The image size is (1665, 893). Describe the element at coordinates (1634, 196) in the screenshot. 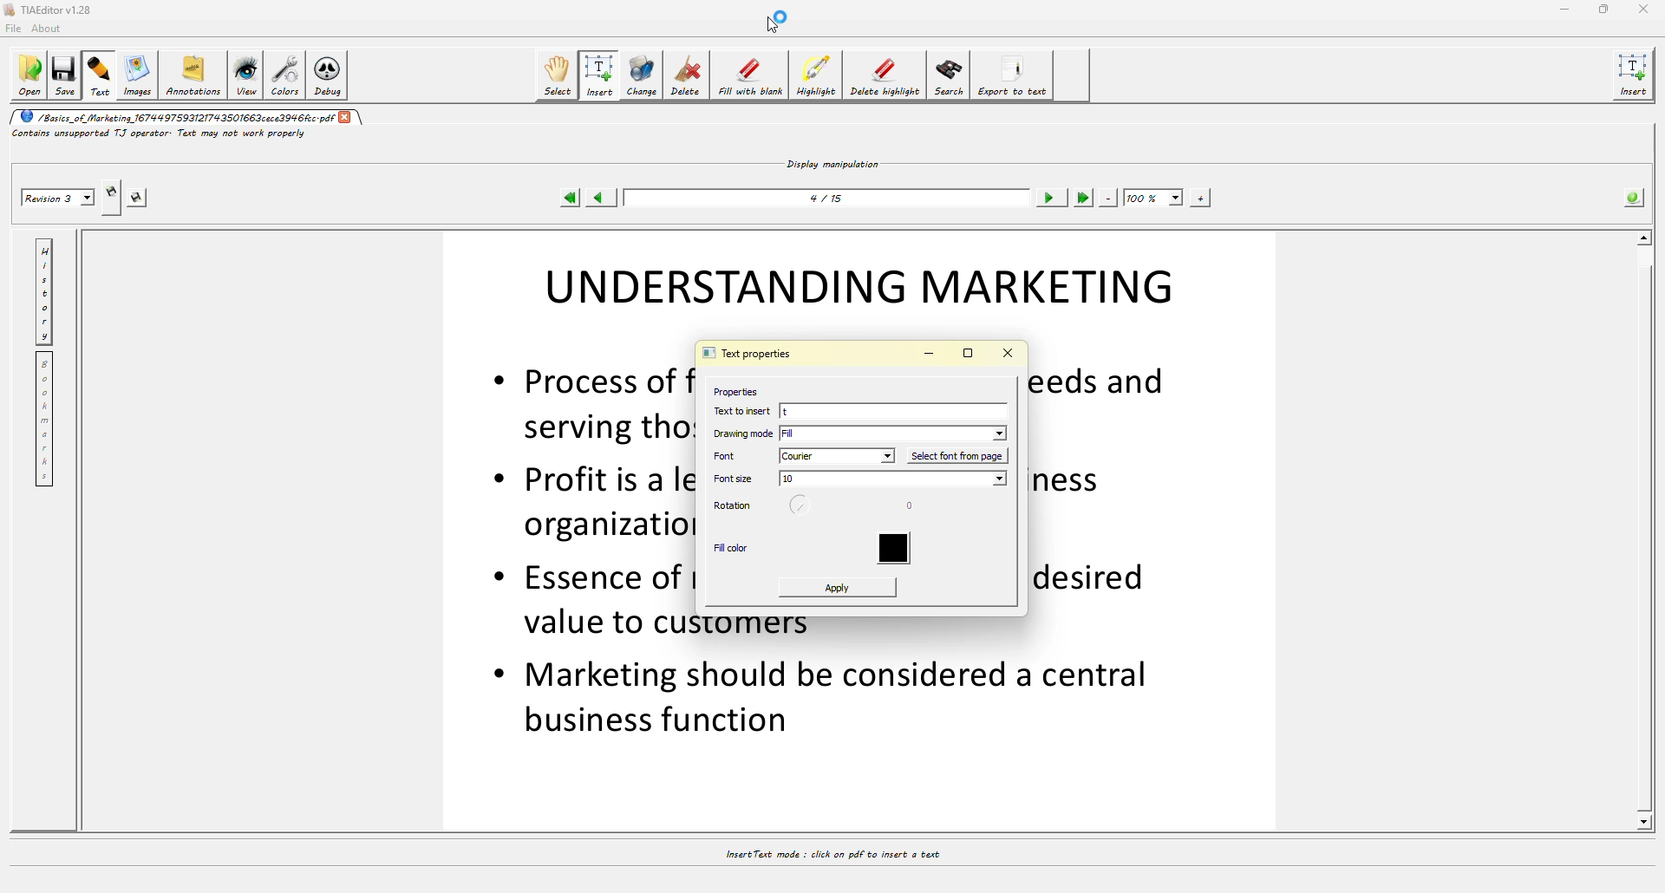

I see `info about pdf` at that location.